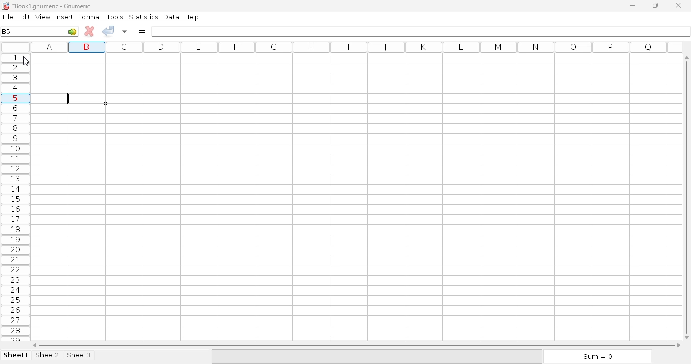 This screenshot has height=364, width=691. I want to click on rows, so click(16, 197).